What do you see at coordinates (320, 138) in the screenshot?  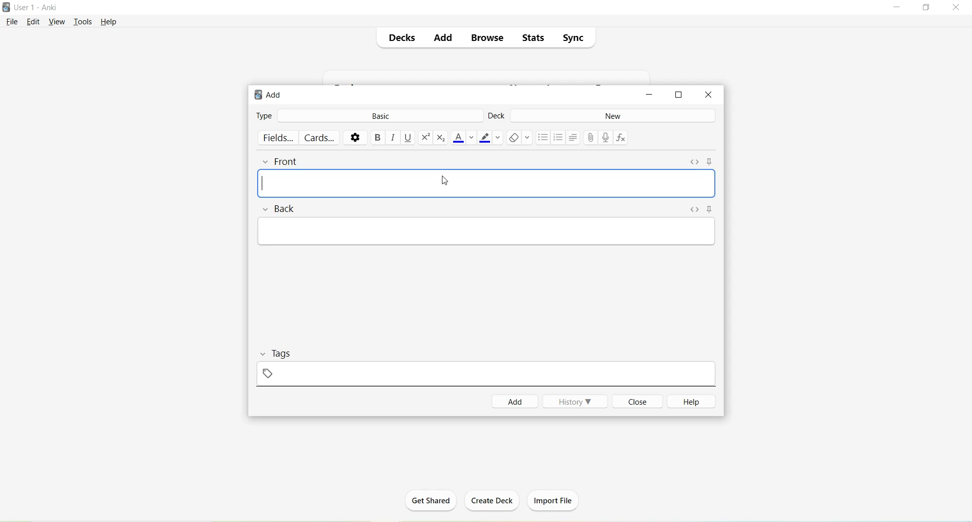 I see `Cards..` at bounding box center [320, 138].